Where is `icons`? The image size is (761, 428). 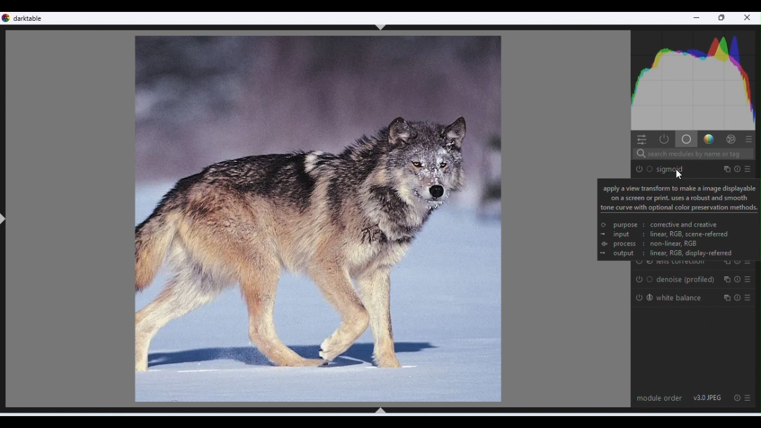
icons is located at coordinates (603, 238).